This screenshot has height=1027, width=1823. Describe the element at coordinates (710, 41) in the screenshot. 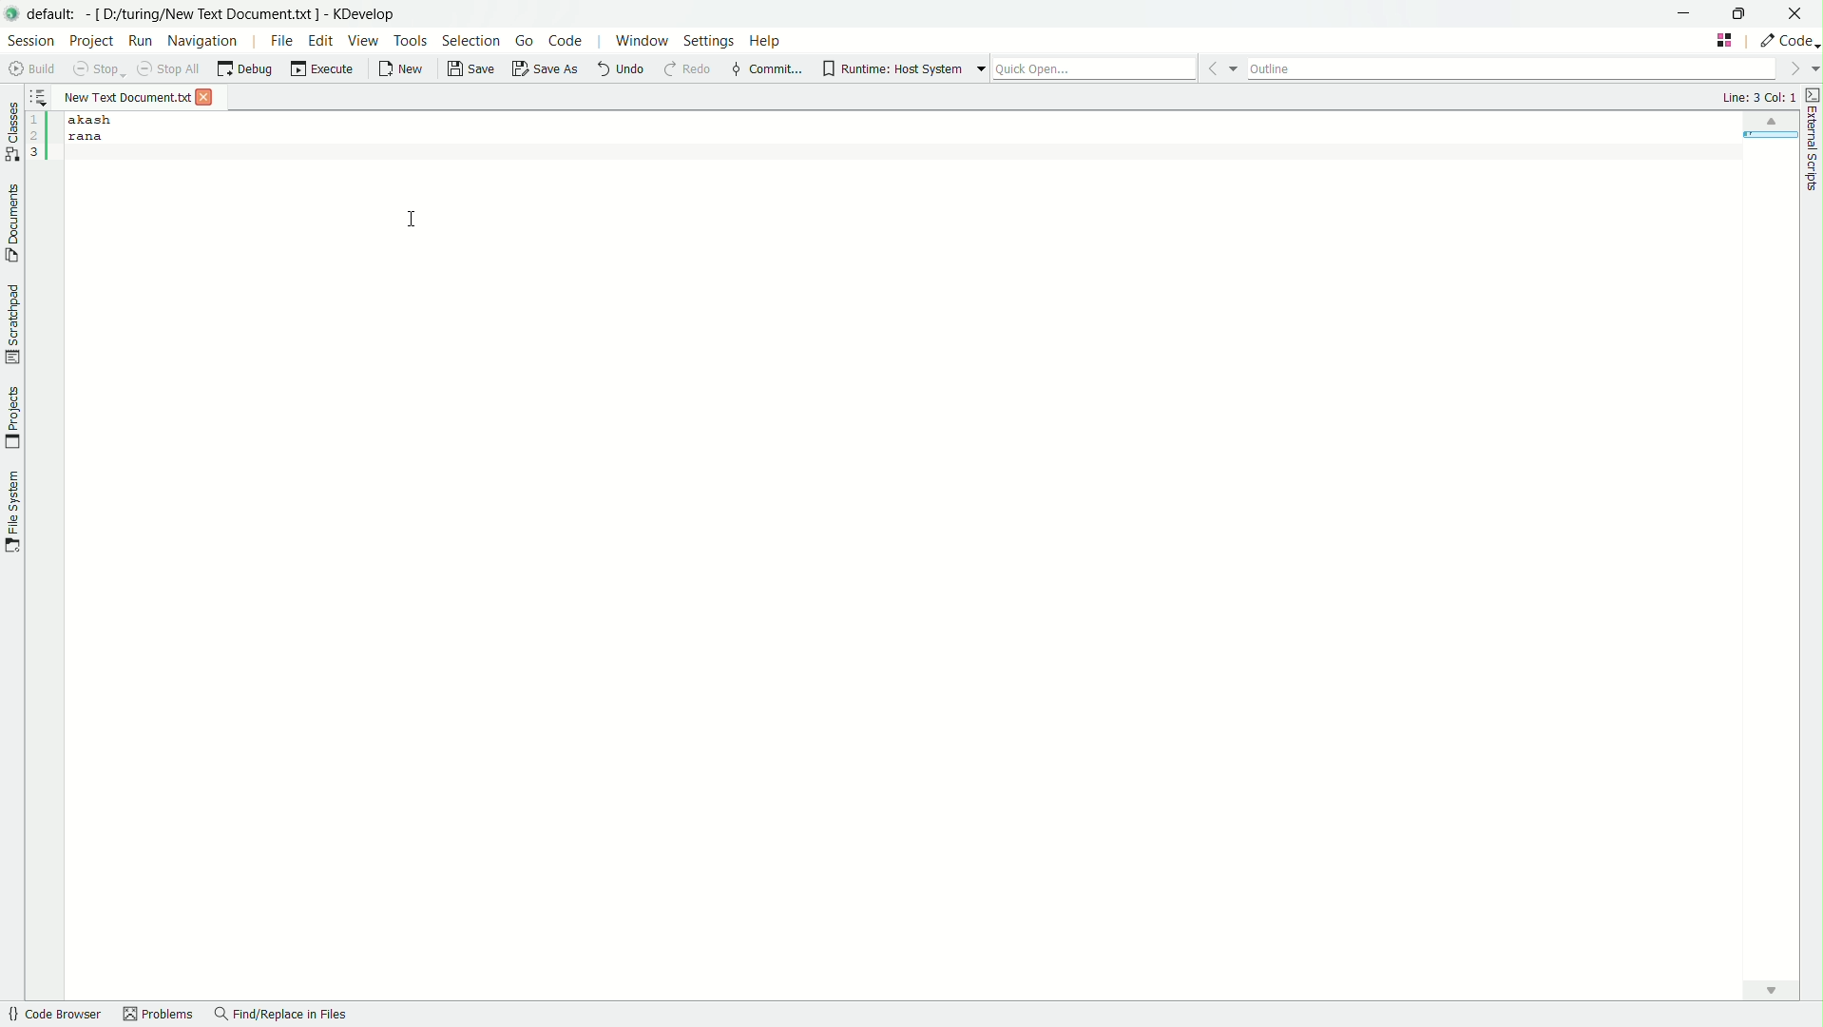

I see `settings menu` at that location.